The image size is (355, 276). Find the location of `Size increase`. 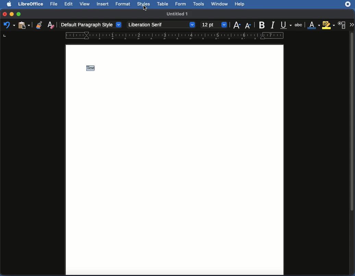

Size increase is located at coordinates (237, 25).